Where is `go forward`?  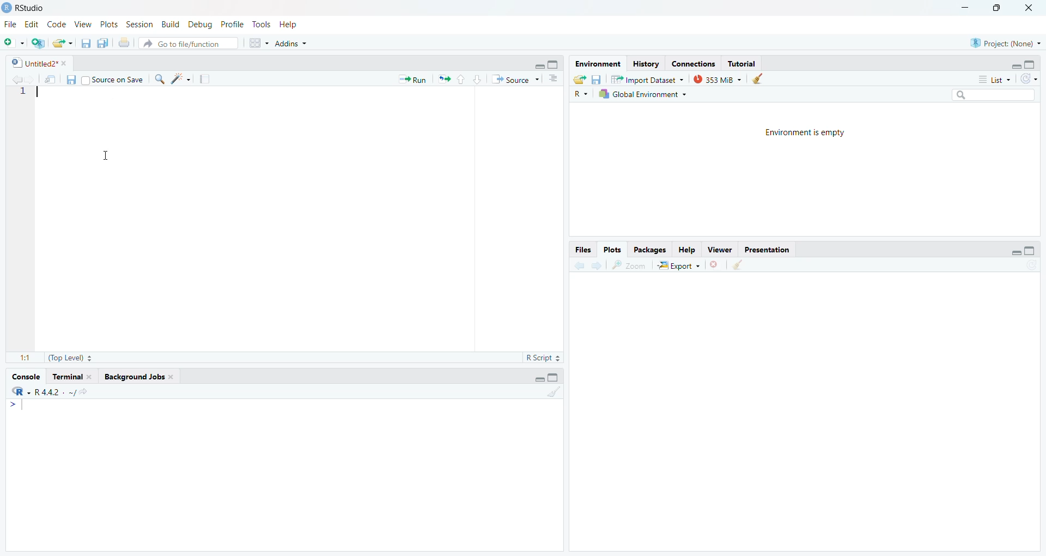
go forward is located at coordinates (599, 267).